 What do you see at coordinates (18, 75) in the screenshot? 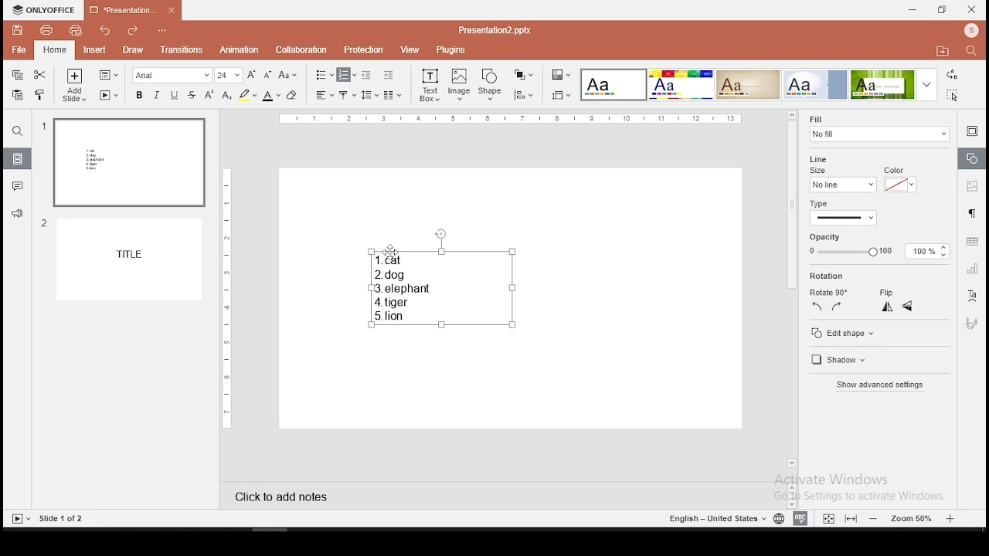
I see `copy` at bounding box center [18, 75].